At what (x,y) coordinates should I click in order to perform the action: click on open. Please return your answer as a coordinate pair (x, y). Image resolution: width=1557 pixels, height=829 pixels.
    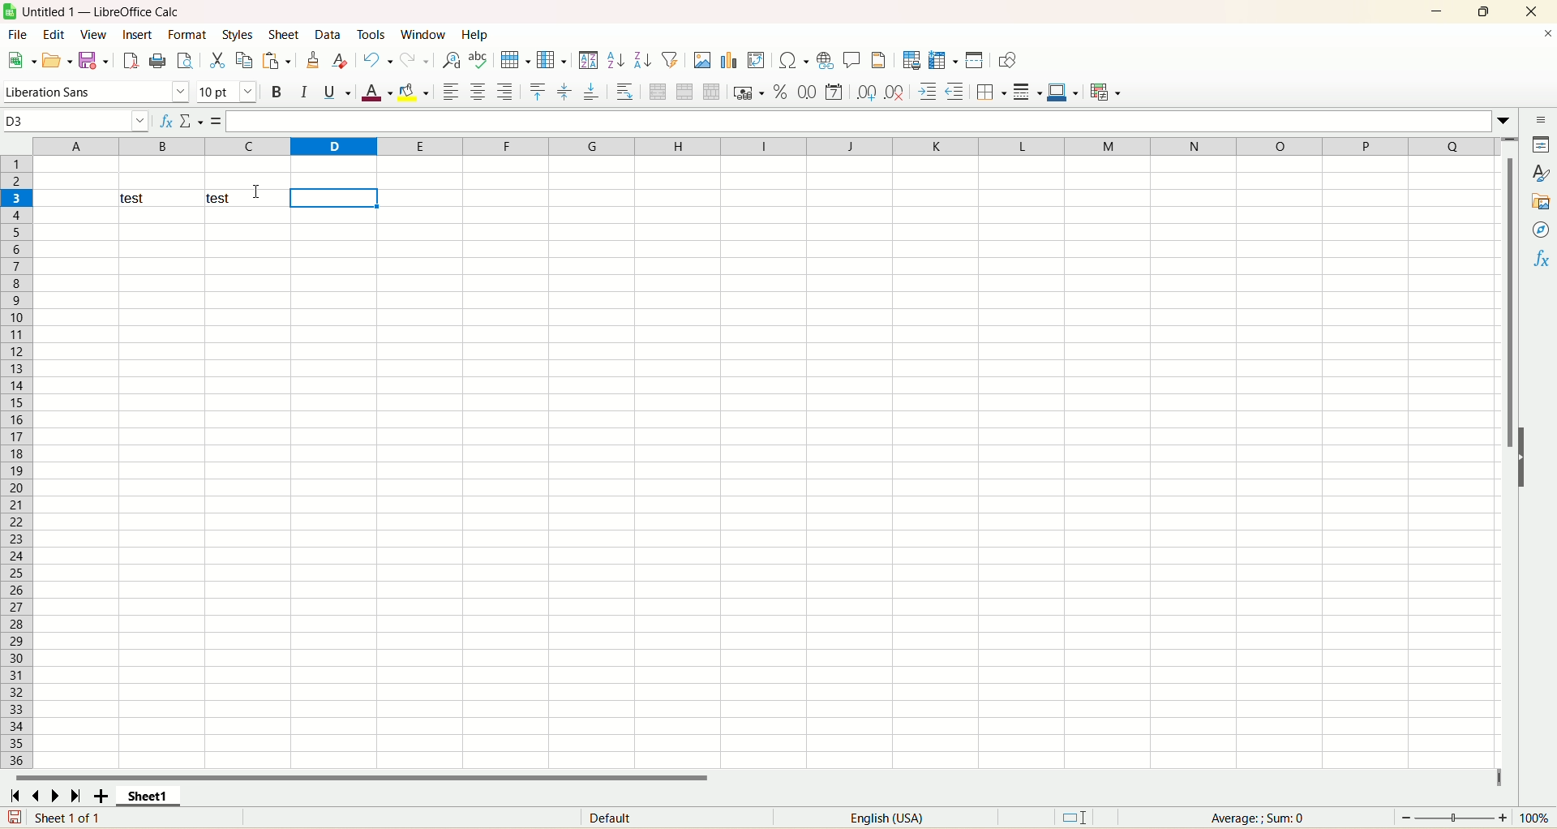
    Looking at the image, I should click on (57, 61).